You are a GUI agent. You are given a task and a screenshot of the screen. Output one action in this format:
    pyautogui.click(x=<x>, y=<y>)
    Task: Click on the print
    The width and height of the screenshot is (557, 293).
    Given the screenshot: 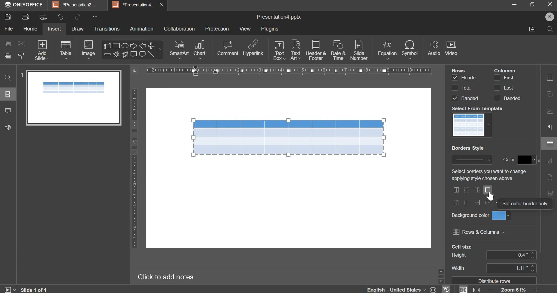 What is the action you would take?
    pyautogui.click(x=25, y=17)
    